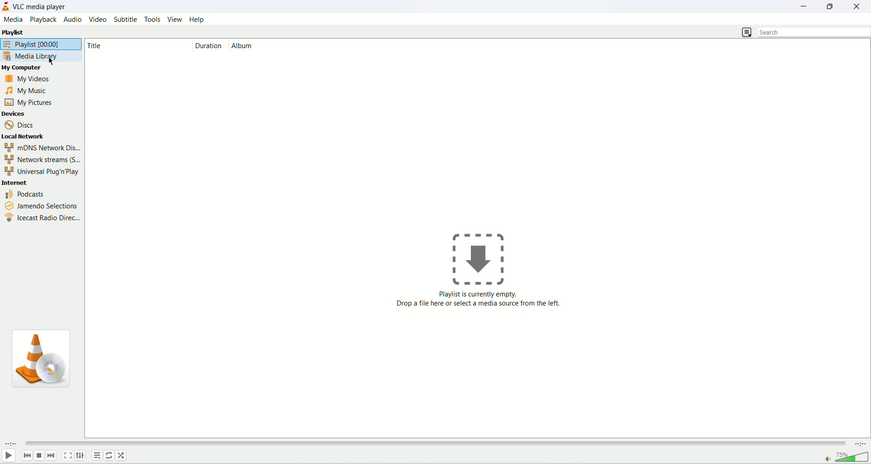  Describe the element at coordinates (485, 257) in the screenshot. I see `icon` at that location.